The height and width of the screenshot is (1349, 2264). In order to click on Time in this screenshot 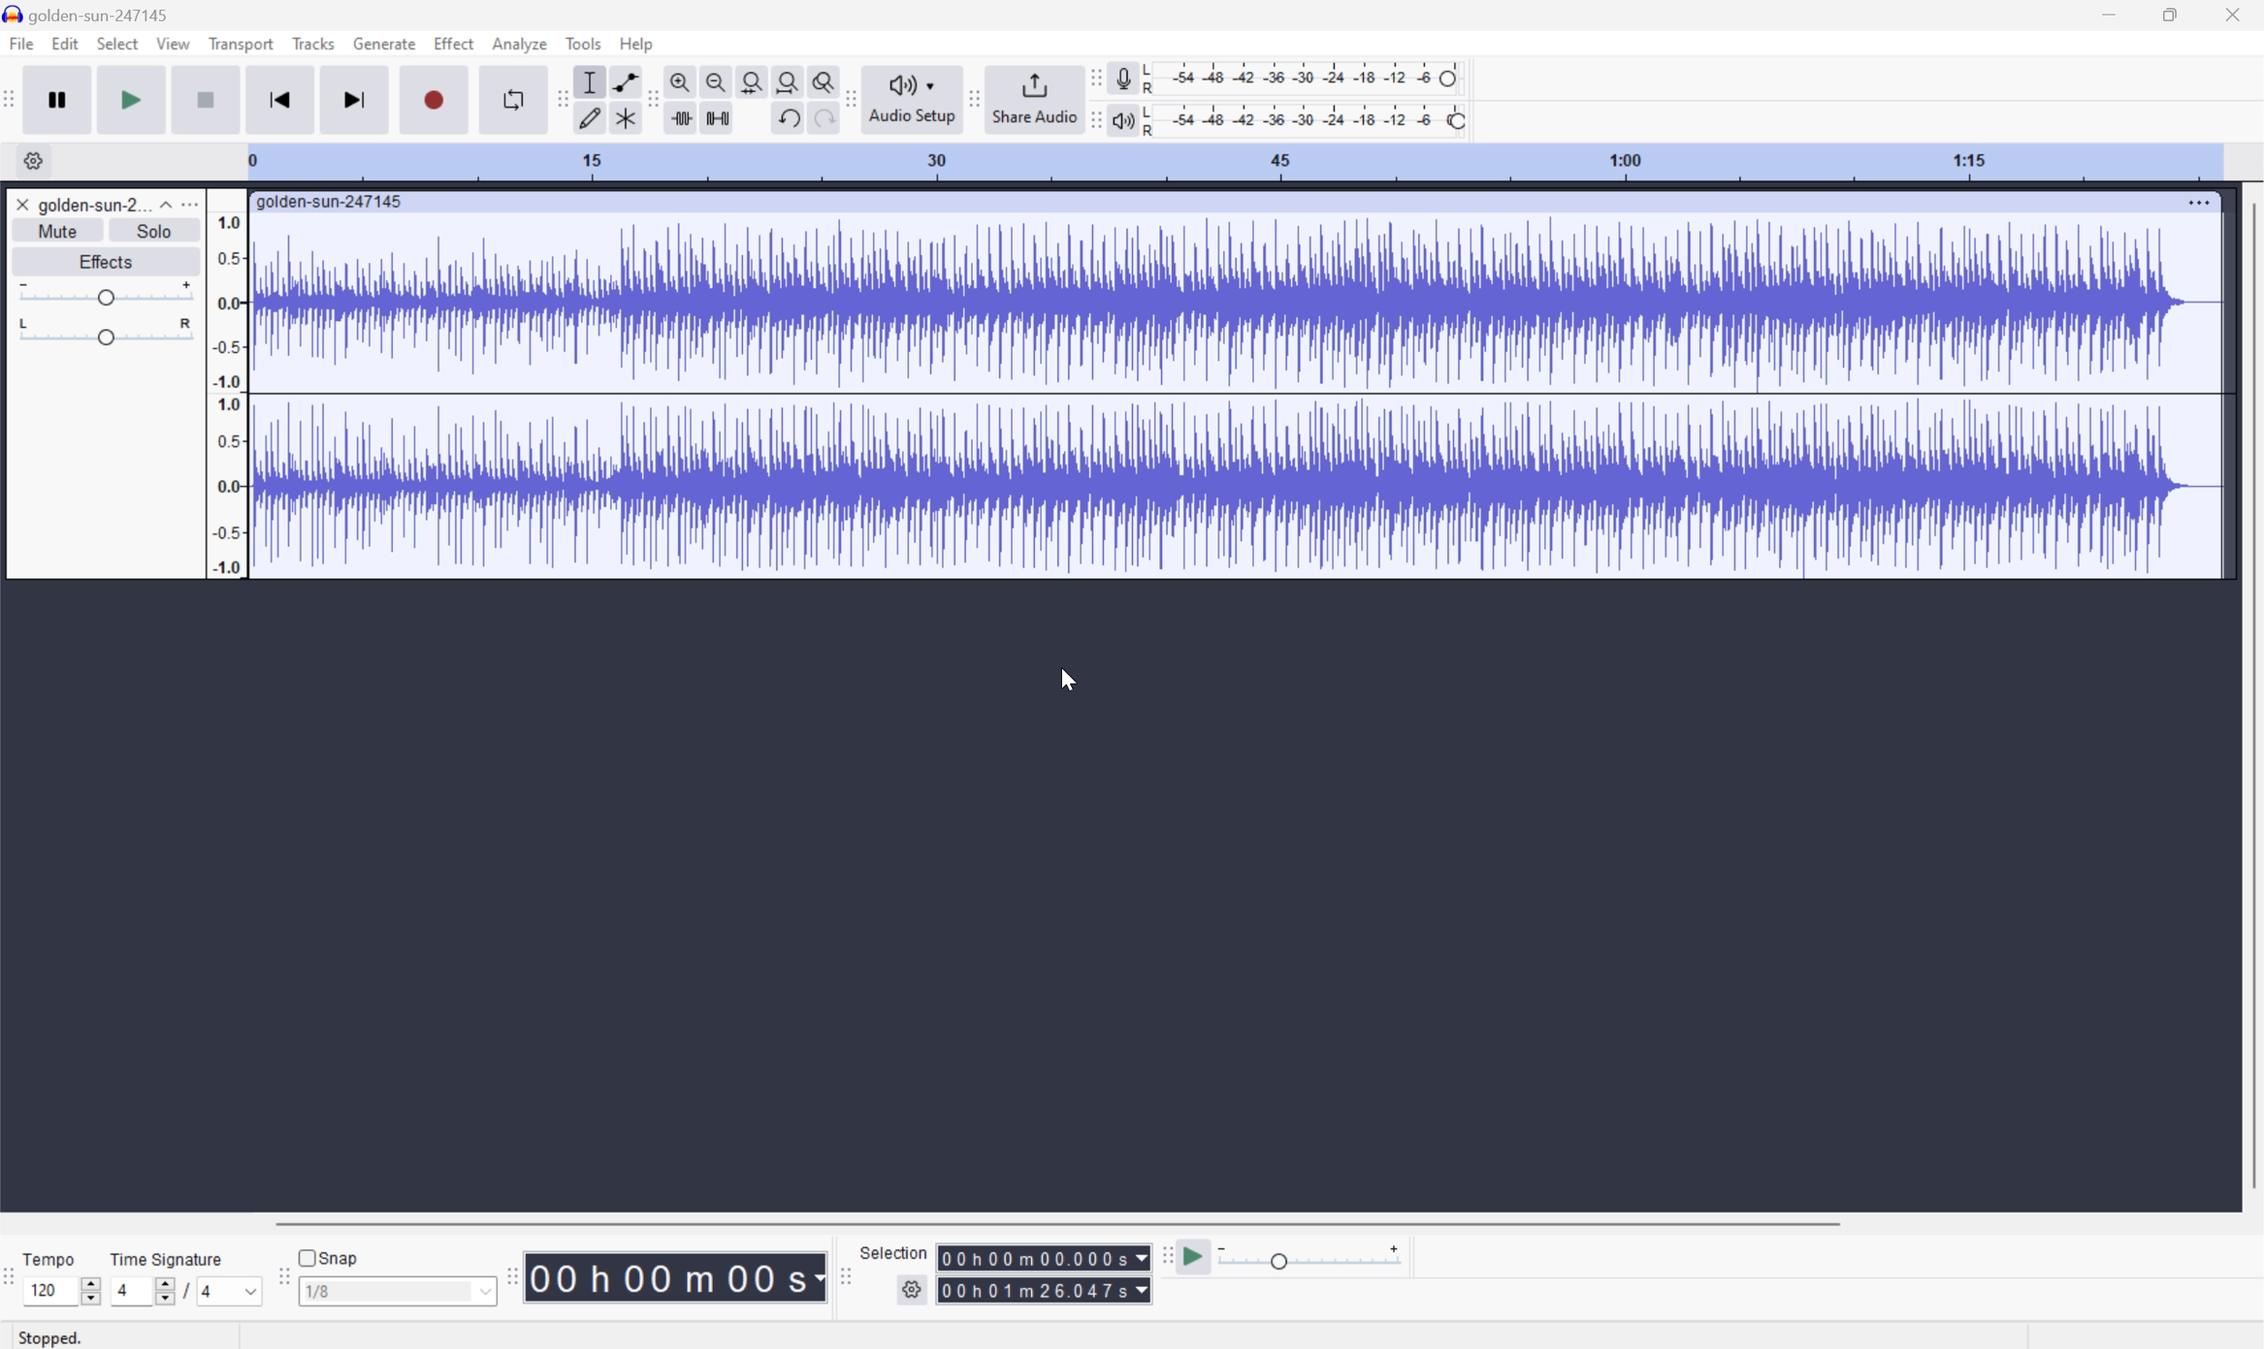, I will do `click(676, 1275)`.